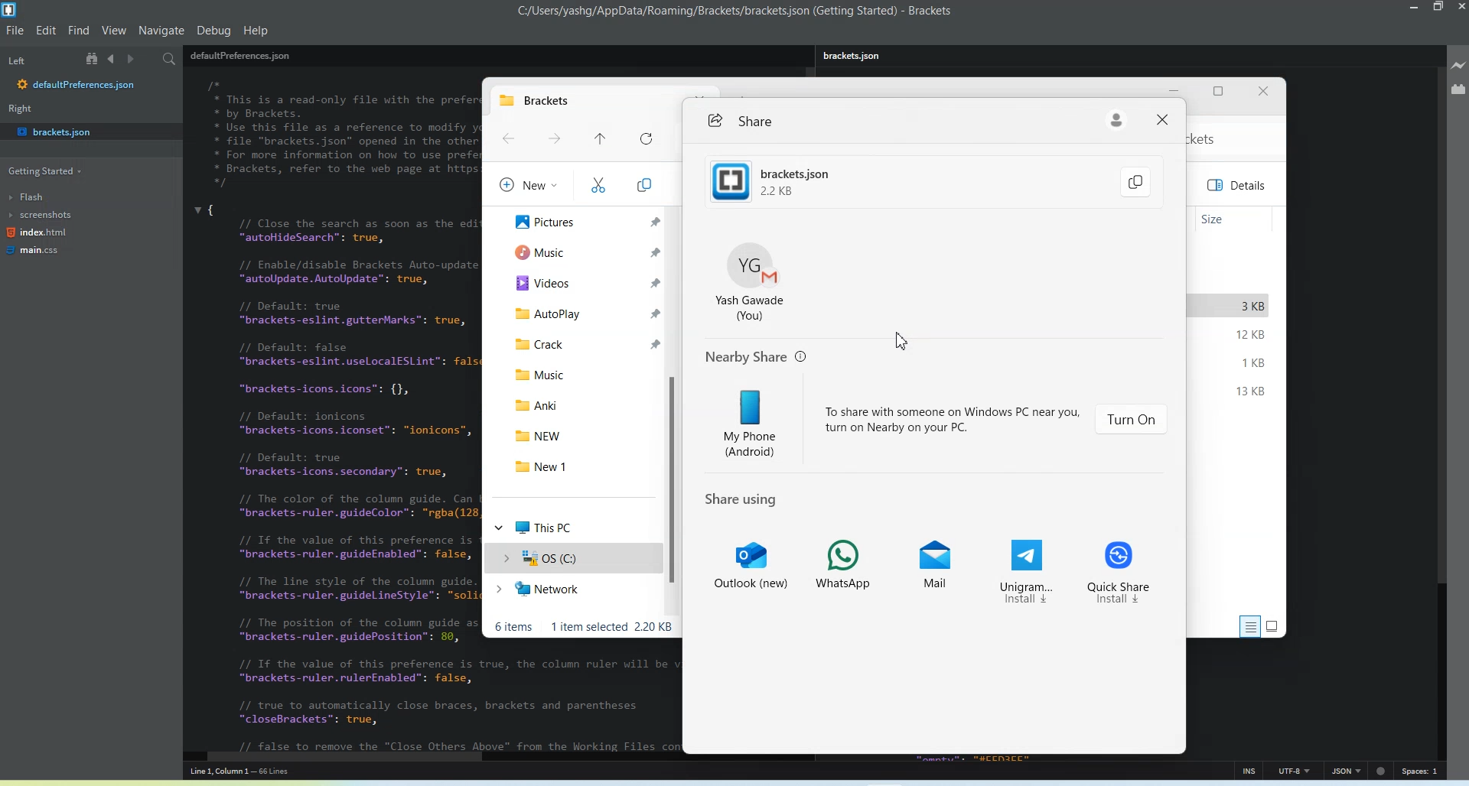 The image size is (1469, 786). I want to click on screenshots, so click(41, 216).